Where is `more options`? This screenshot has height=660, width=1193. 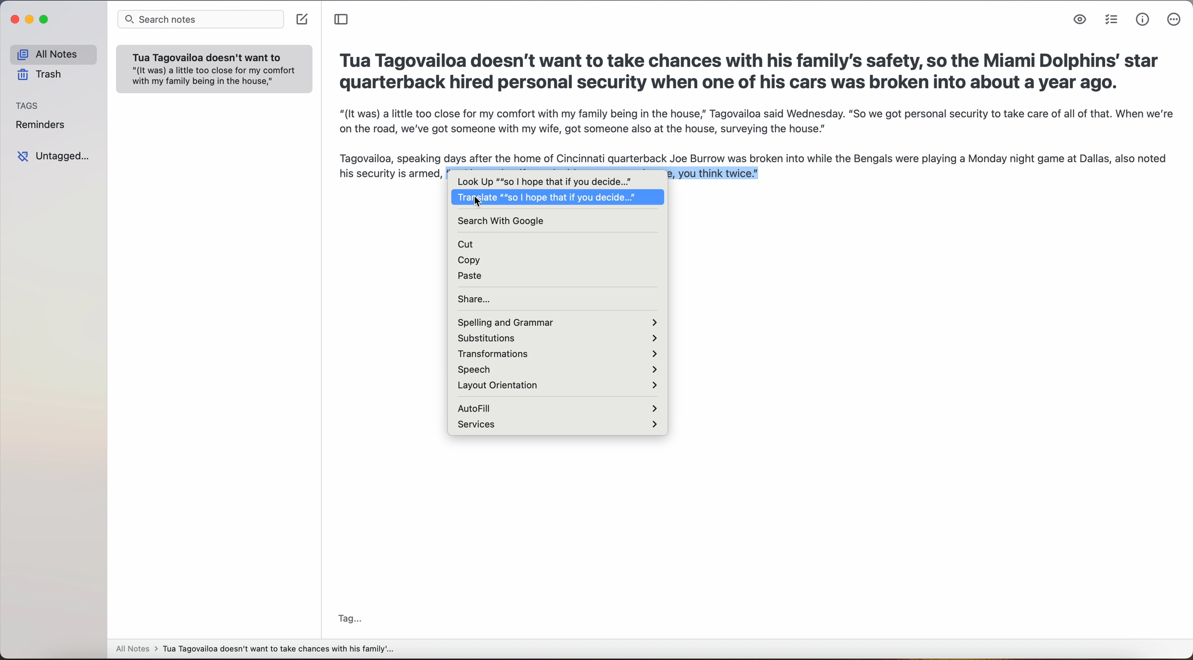
more options is located at coordinates (1174, 20).